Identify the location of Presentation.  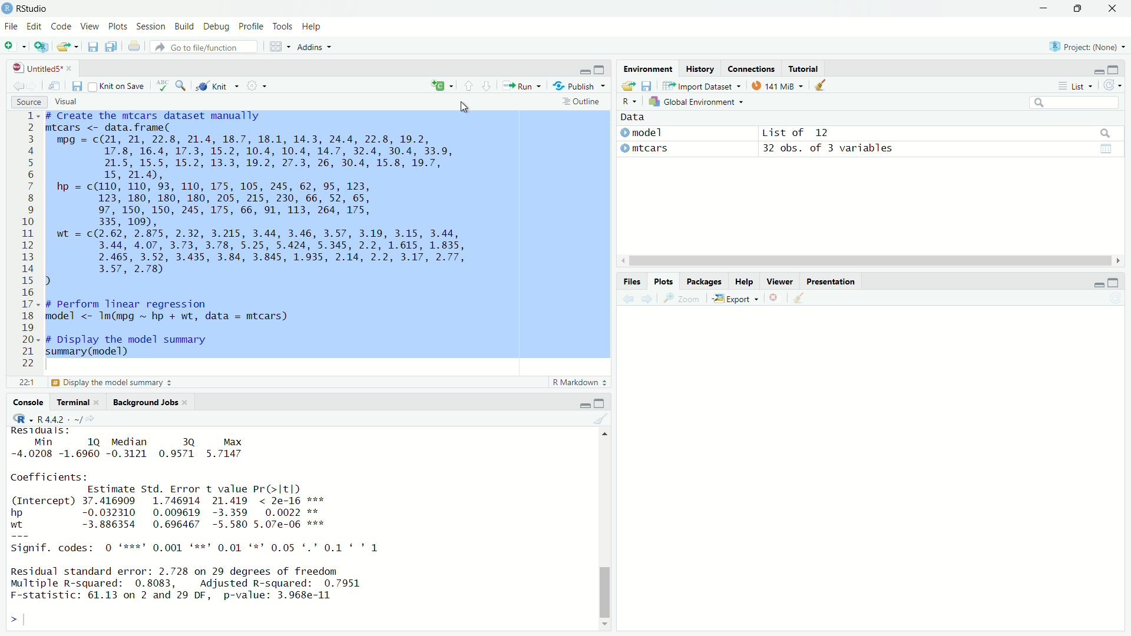
(831, 282).